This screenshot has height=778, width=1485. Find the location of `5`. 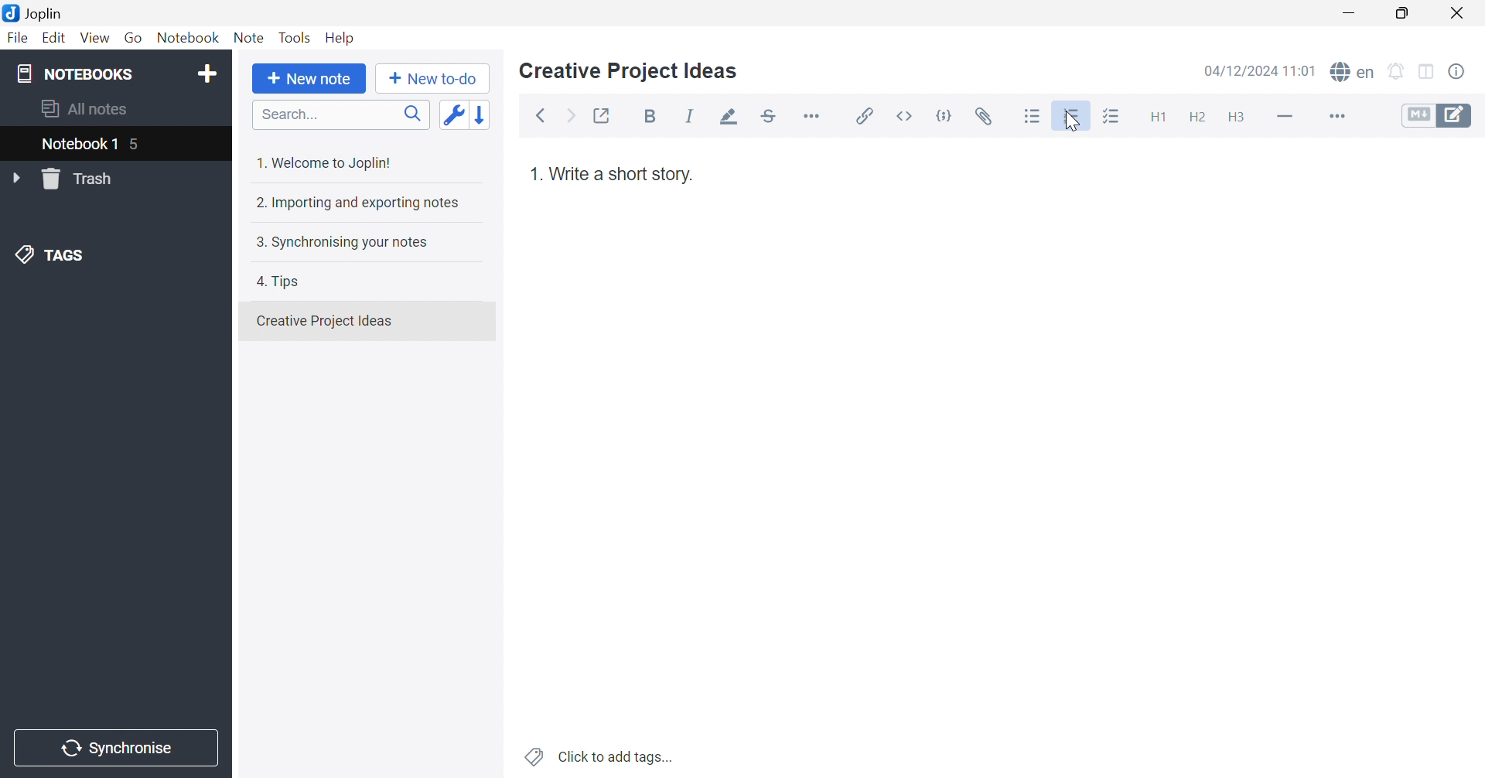

5 is located at coordinates (142, 145).